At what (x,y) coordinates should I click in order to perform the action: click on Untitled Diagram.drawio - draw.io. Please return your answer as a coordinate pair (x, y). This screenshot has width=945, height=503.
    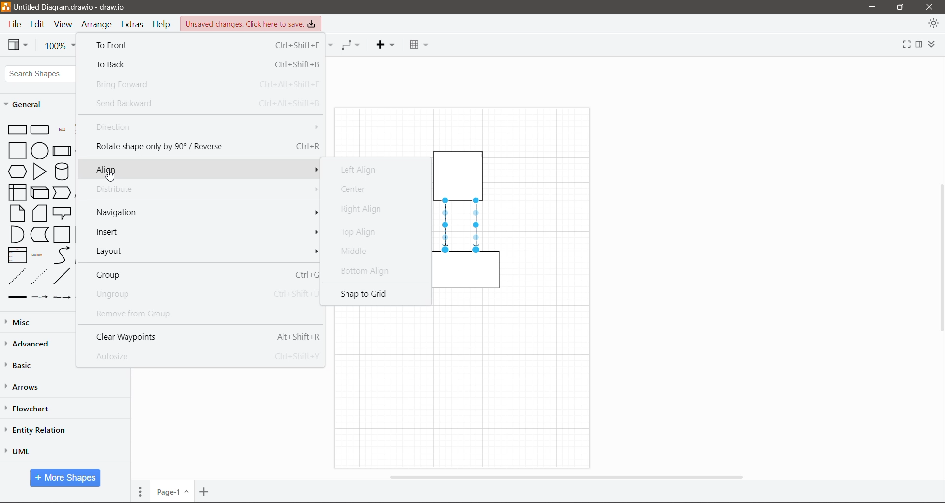
    Looking at the image, I should click on (75, 7).